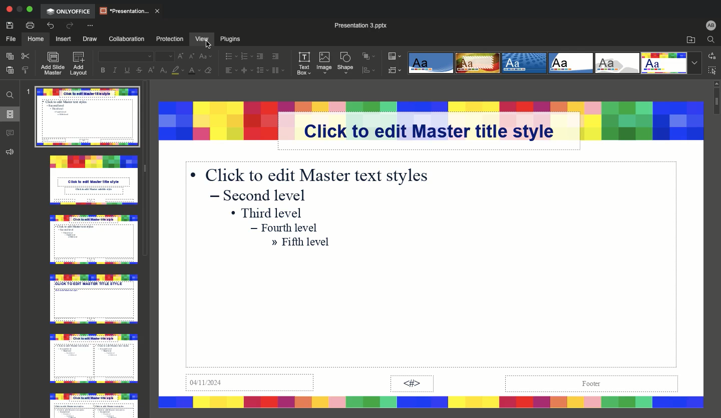 The width and height of the screenshot is (721, 418). Describe the element at coordinates (689, 39) in the screenshot. I see `Open file location` at that location.